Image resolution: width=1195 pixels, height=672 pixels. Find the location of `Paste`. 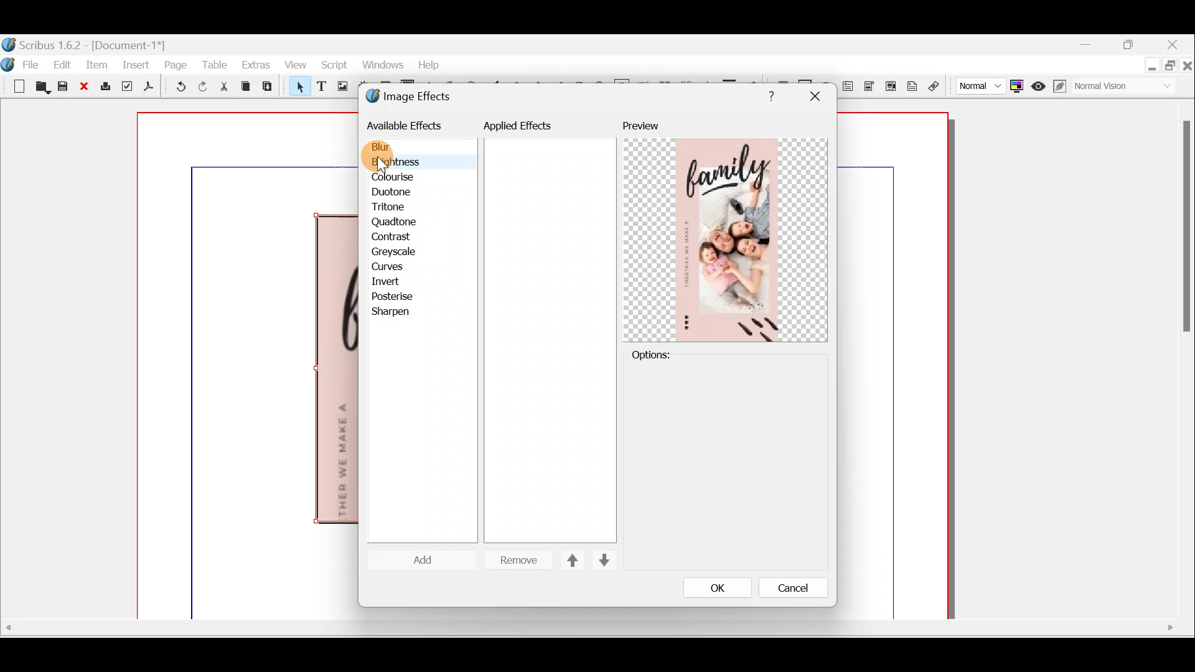

Paste is located at coordinates (270, 88).